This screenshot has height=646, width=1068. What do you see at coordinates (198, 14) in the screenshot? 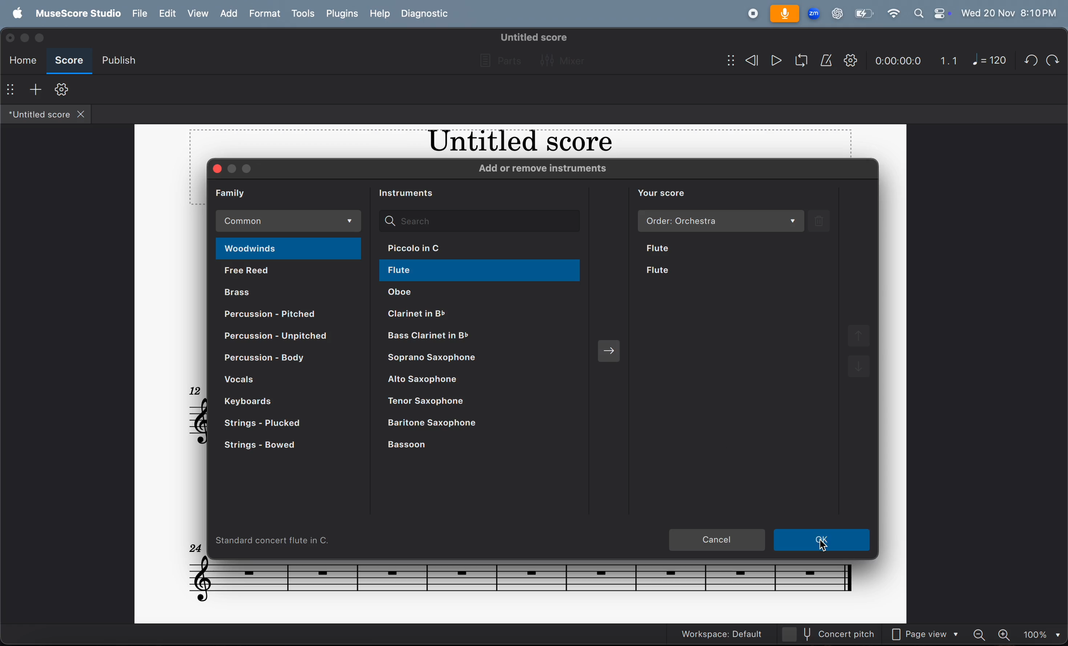
I see `view` at bounding box center [198, 14].